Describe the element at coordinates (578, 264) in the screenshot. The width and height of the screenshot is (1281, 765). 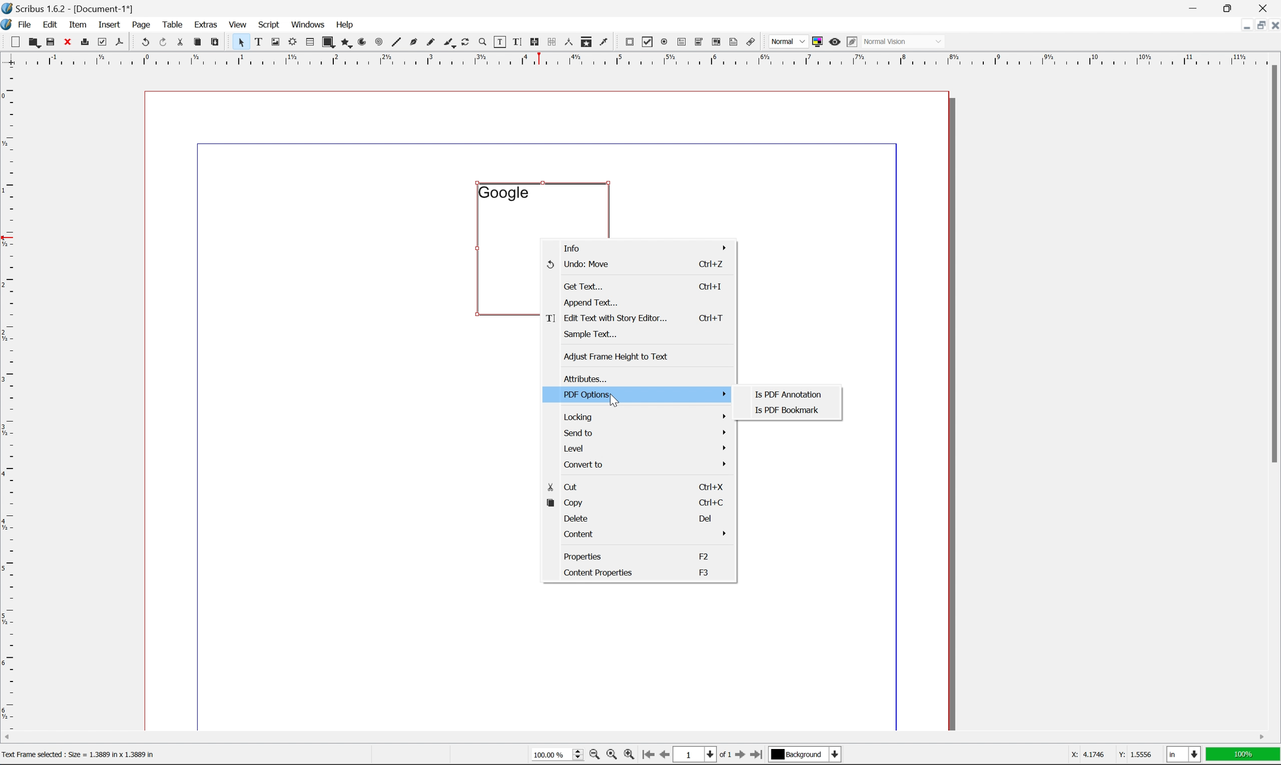
I see `Undo: move` at that location.